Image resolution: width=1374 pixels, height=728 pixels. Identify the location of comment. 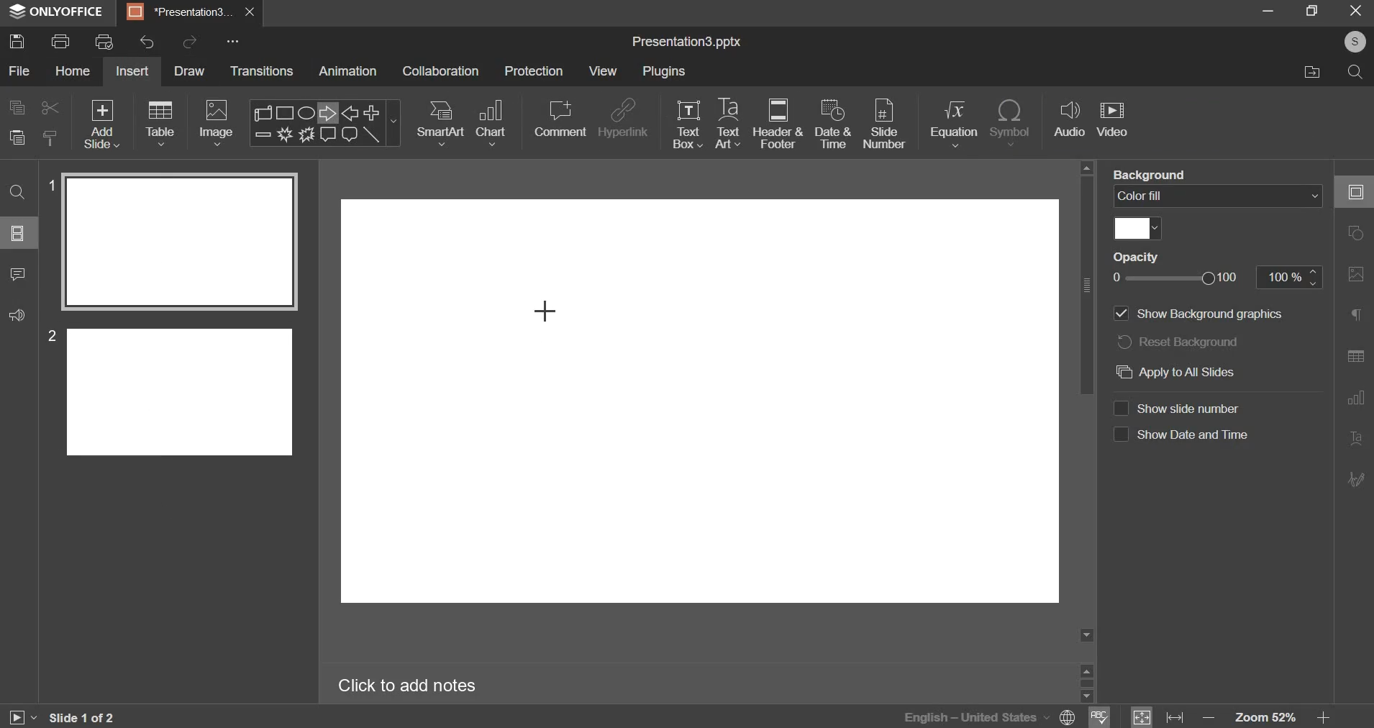
(19, 275).